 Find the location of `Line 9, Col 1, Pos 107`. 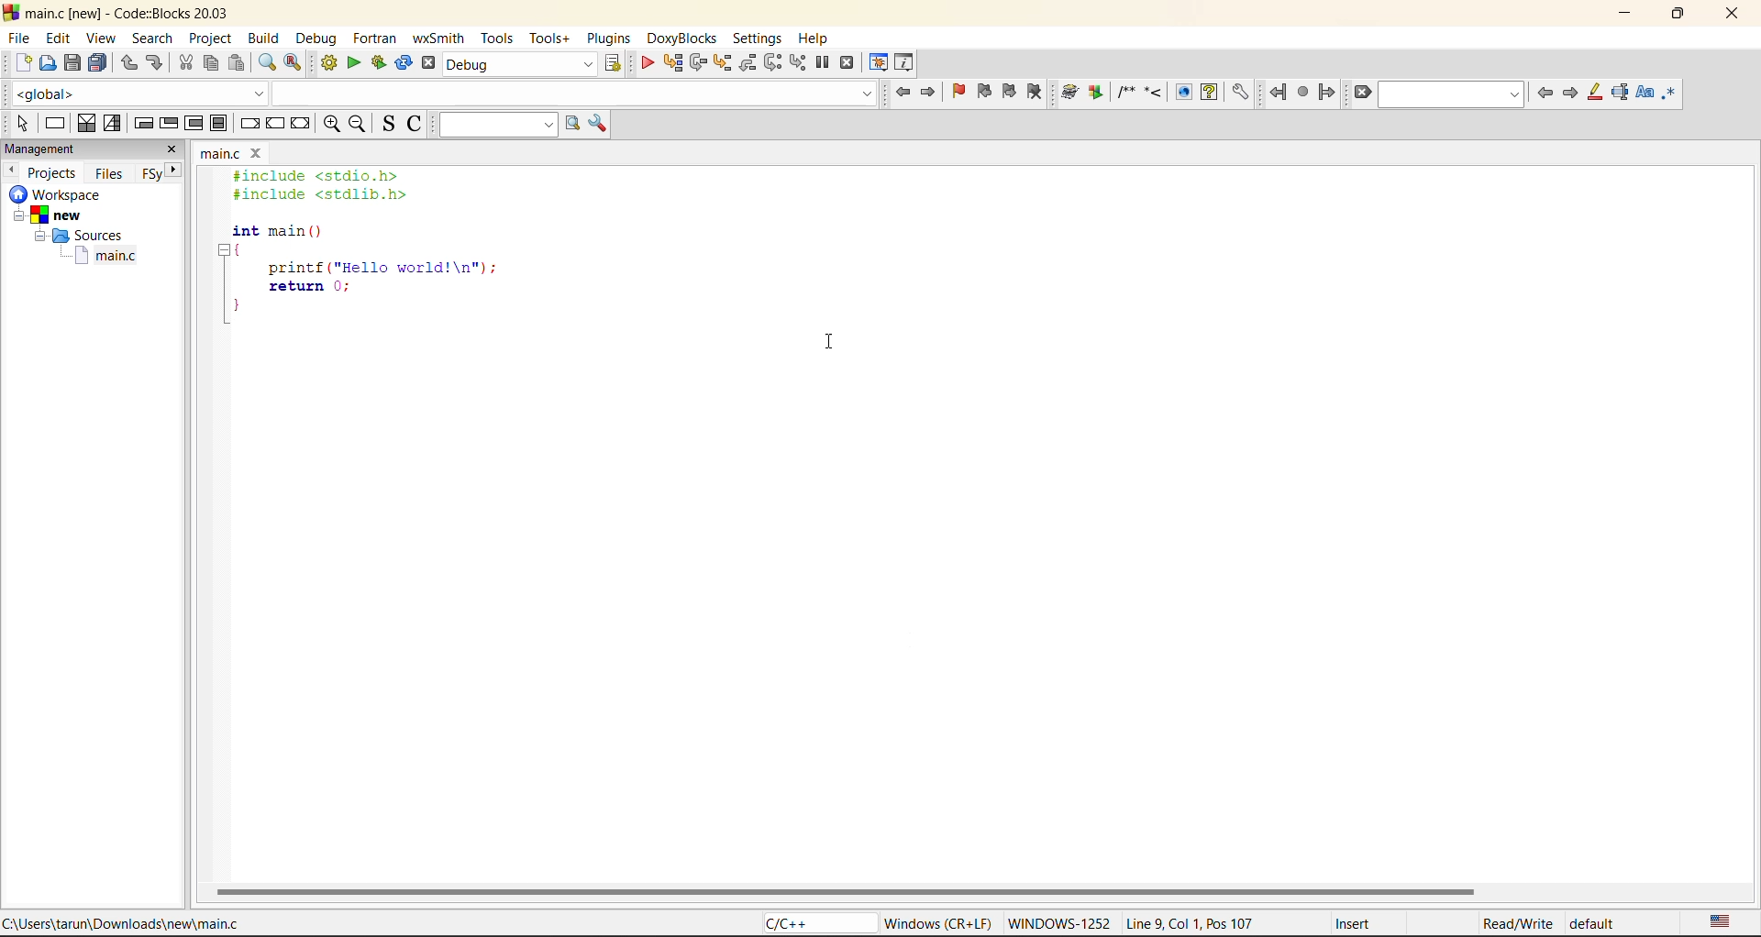

Line 9, Col 1, Pos 107 is located at coordinates (1190, 926).